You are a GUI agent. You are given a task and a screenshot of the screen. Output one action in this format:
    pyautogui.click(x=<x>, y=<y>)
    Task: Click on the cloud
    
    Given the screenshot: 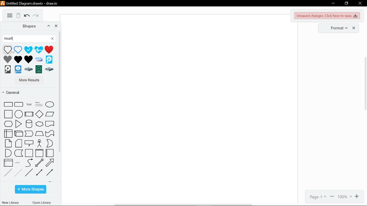 What is the action you would take?
    pyautogui.click(x=40, y=123)
    